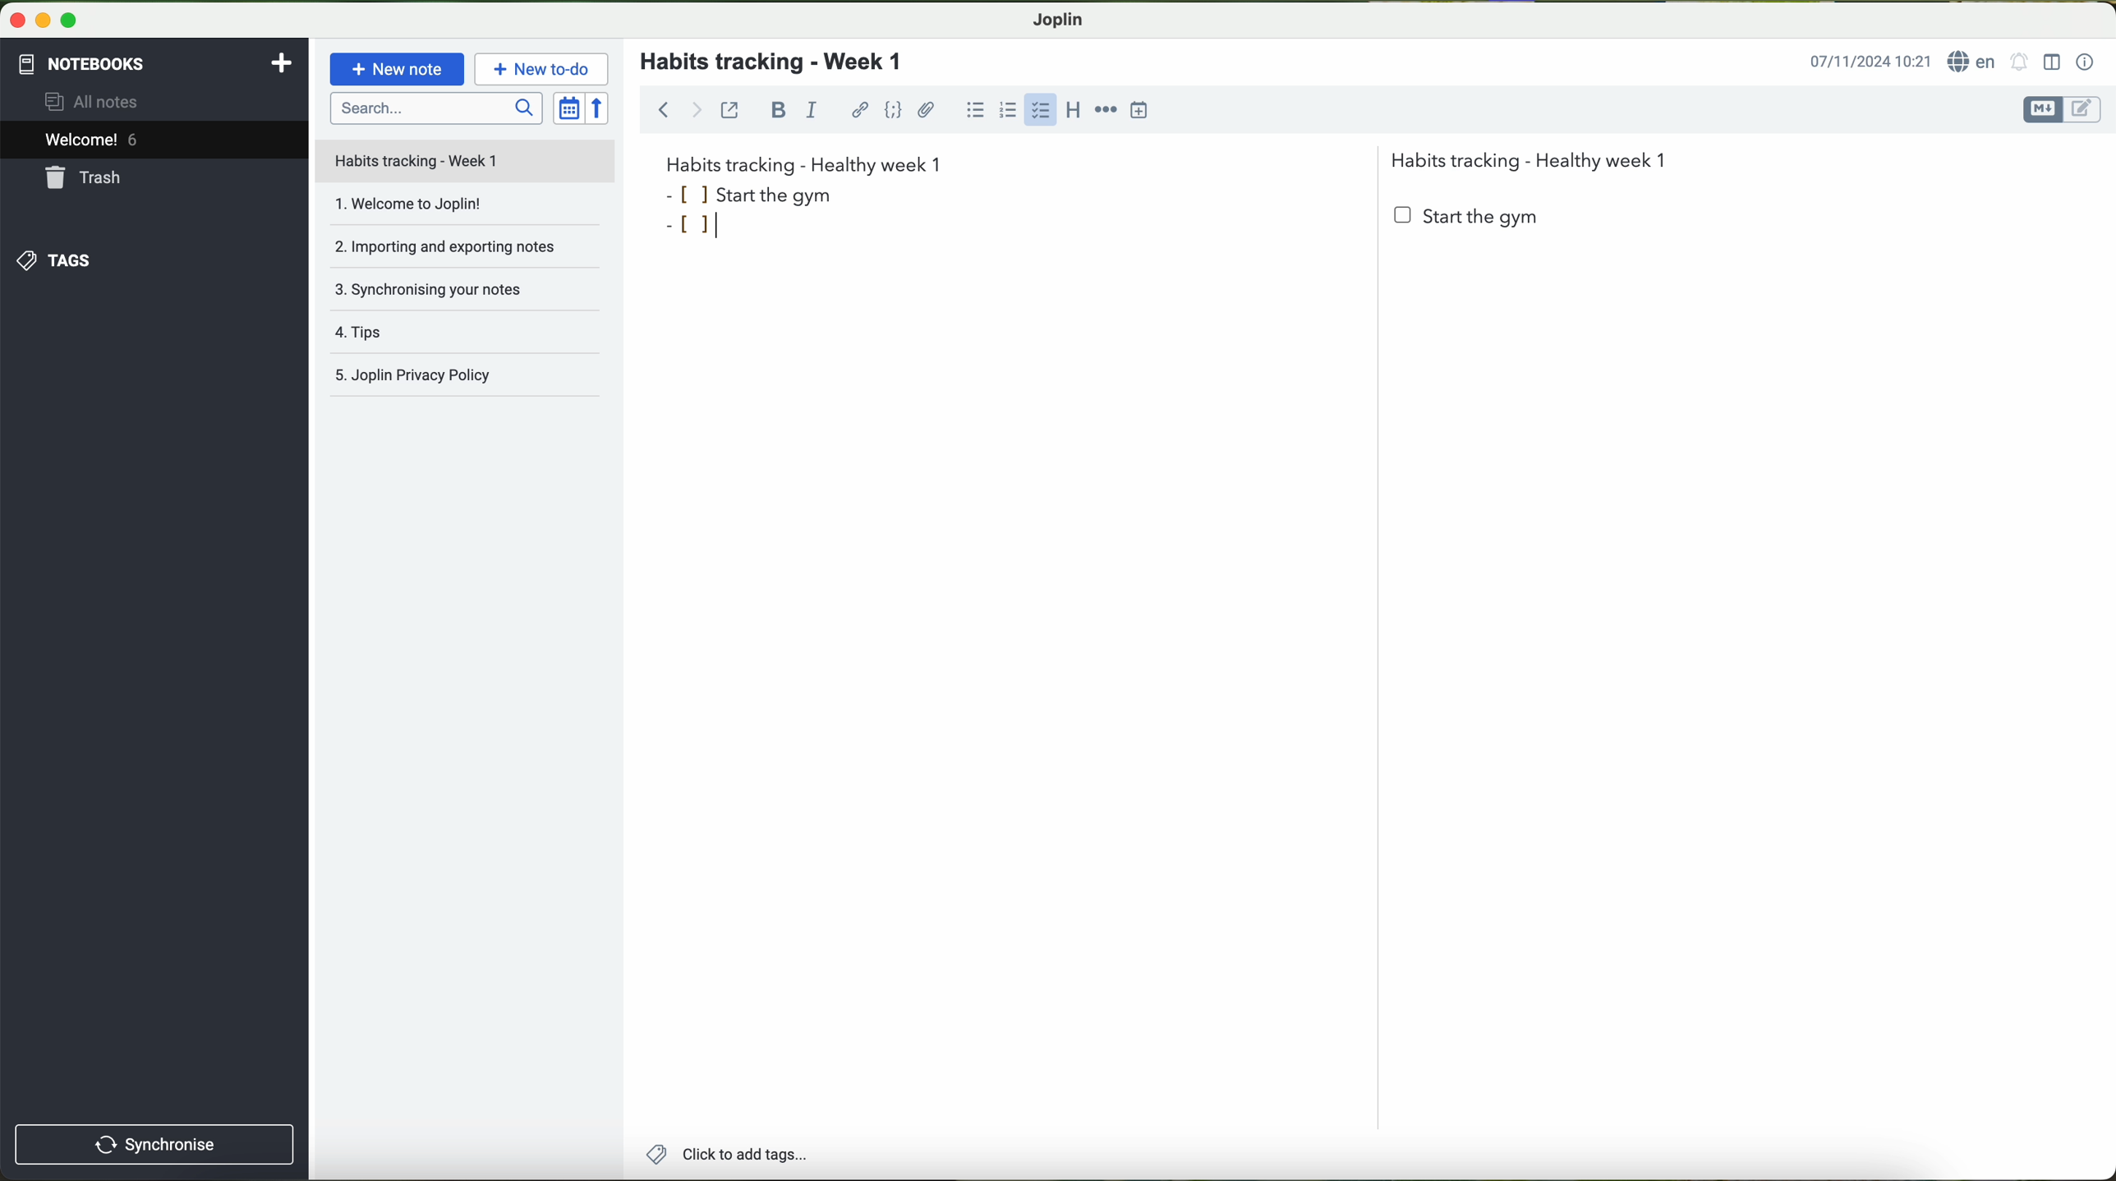 Image resolution: width=2116 pixels, height=1181 pixels. I want to click on start the gym, so click(1466, 218).